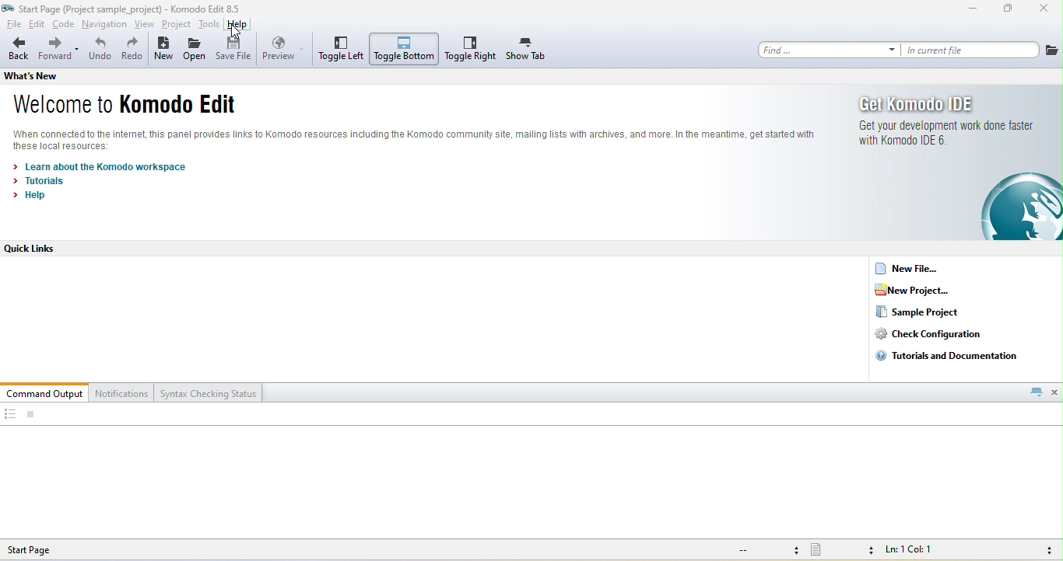 The height and width of the screenshot is (561, 1063). I want to click on file, so click(12, 25).